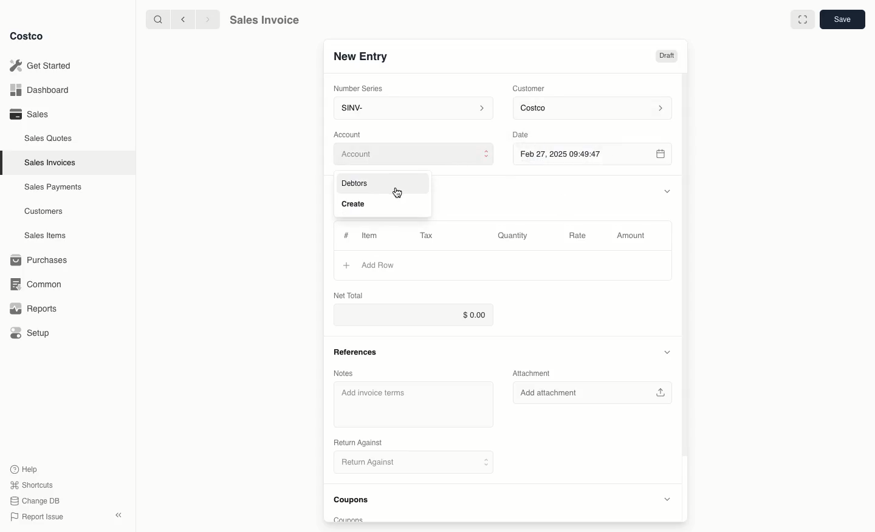 This screenshot has width=875, height=532. I want to click on ‘Account, so click(349, 134).